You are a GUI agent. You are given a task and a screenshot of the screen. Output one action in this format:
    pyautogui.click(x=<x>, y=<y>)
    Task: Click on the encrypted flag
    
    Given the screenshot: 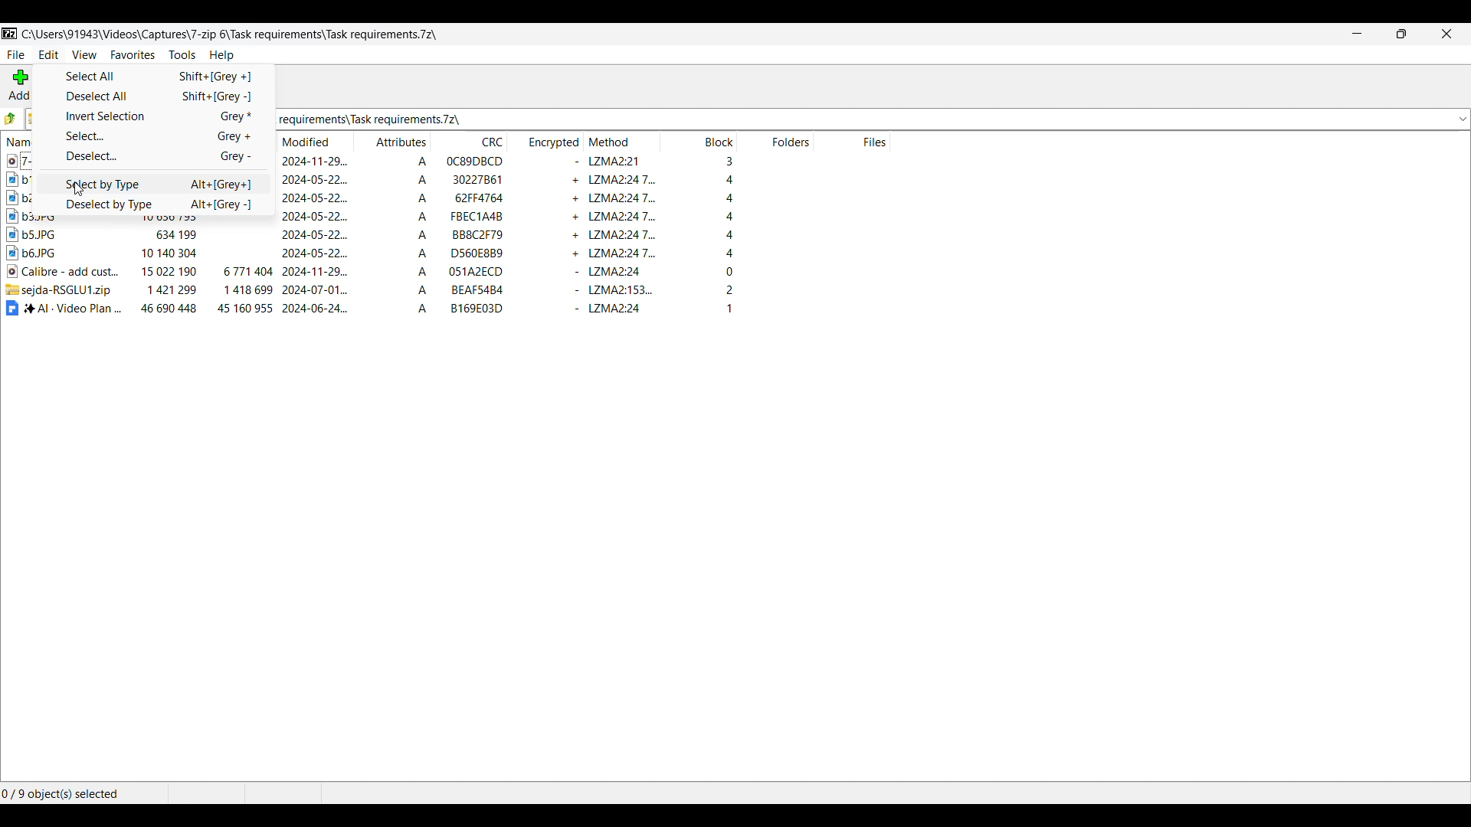 What is the action you would take?
    pyautogui.click(x=552, y=238)
    